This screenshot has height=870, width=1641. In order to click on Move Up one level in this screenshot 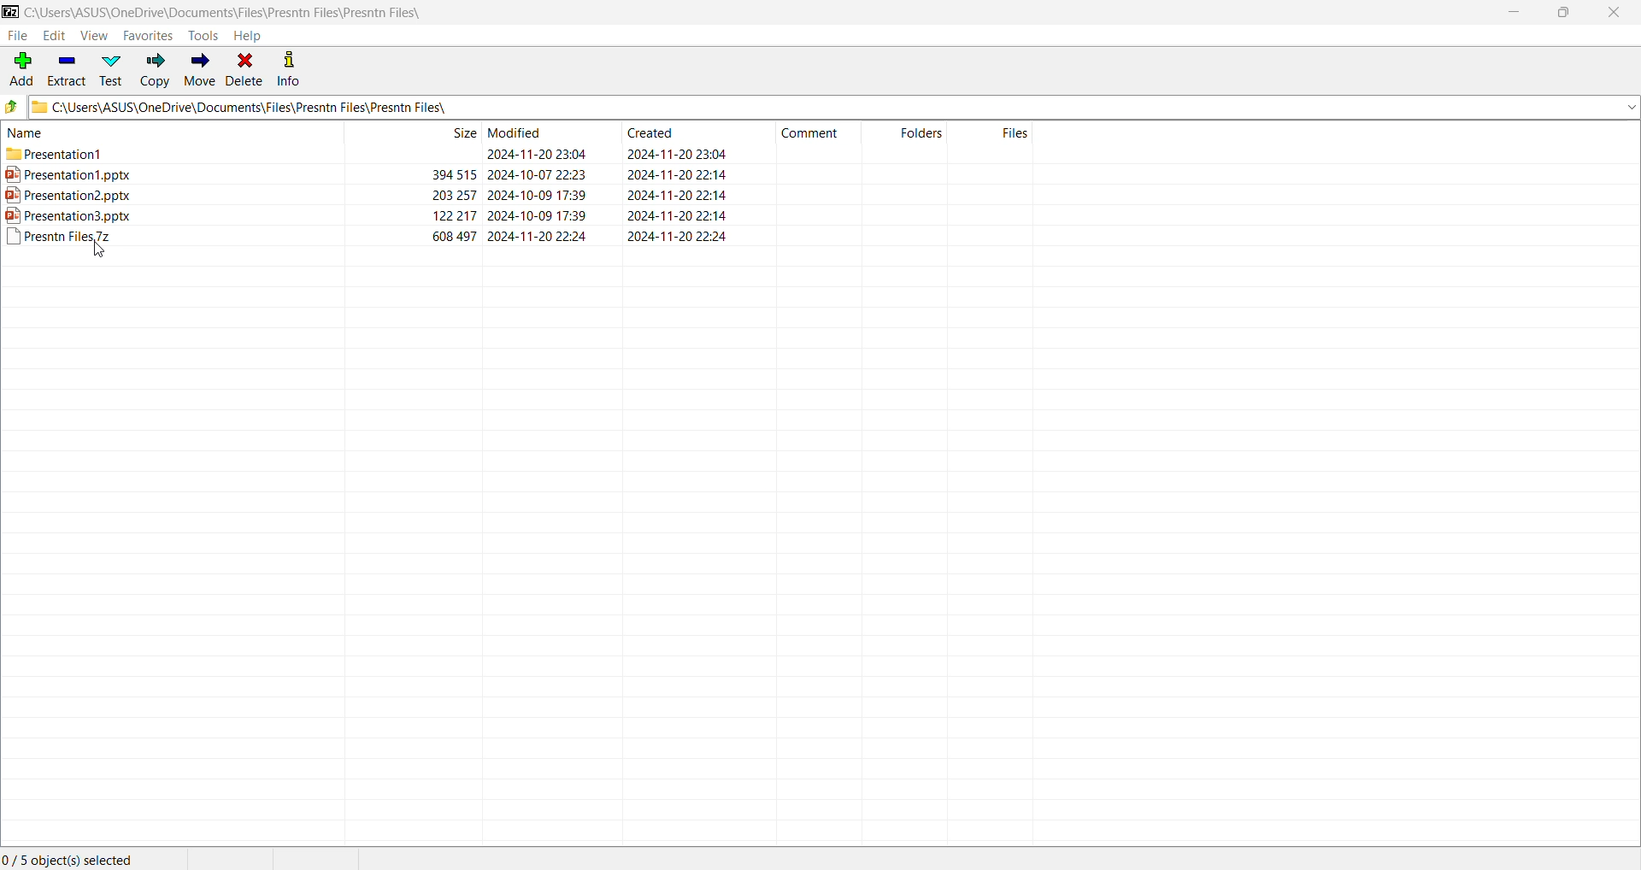, I will do `click(14, 106)`.